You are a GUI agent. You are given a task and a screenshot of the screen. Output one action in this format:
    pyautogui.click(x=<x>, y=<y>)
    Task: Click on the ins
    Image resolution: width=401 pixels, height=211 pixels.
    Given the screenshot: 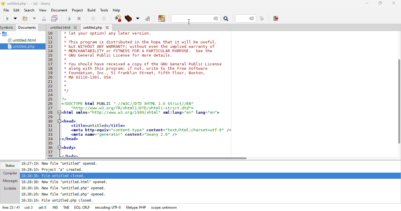 What is the action you would take?
    pyautogui.click(x=56, y=207)
    